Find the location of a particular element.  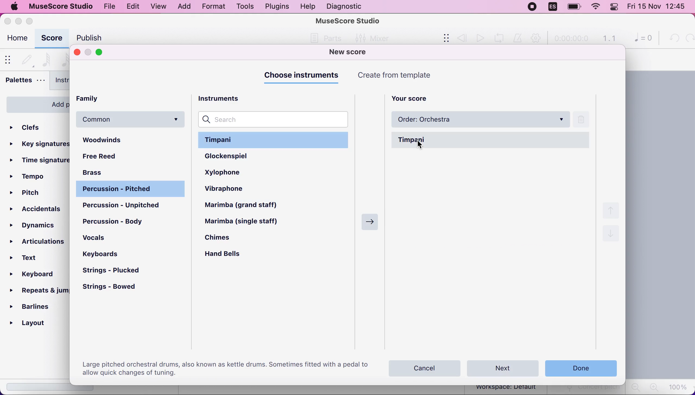

dynamics is located at coordinates (37, 224).